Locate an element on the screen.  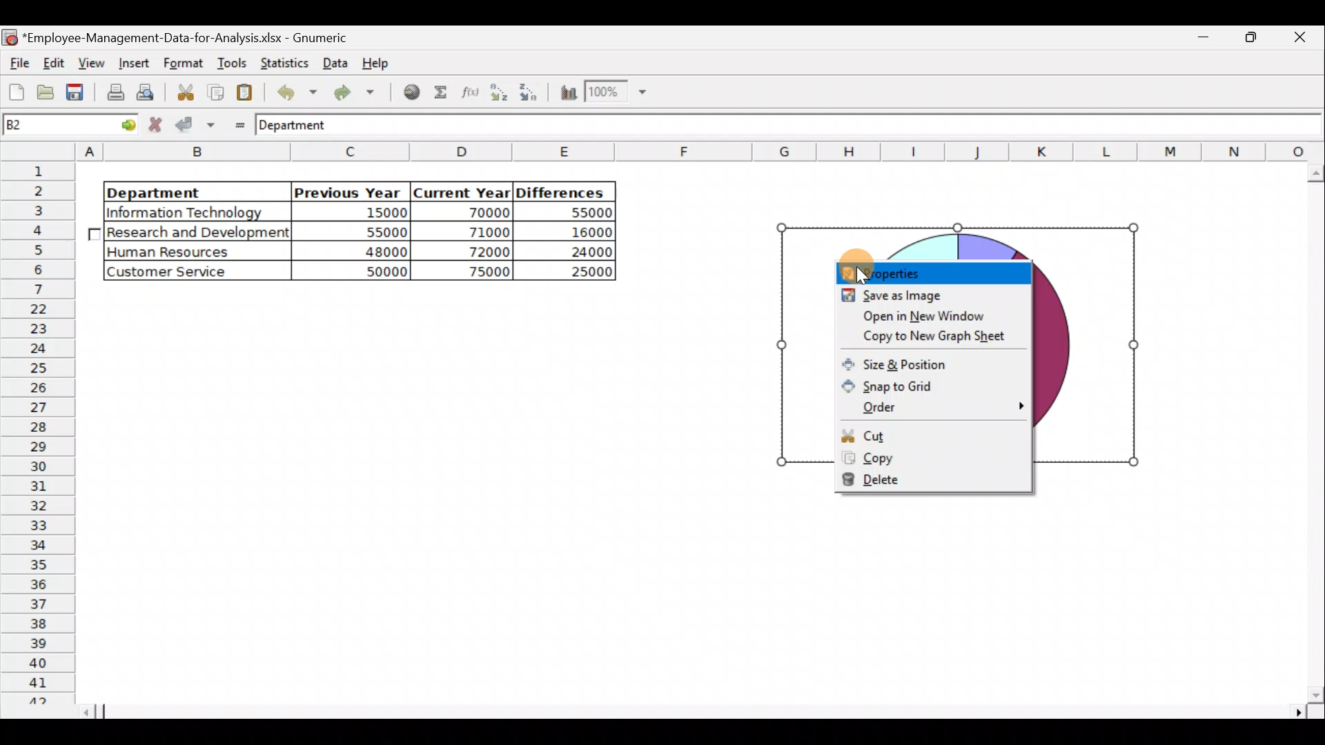
Current Year is located at coordinates (460, 191).